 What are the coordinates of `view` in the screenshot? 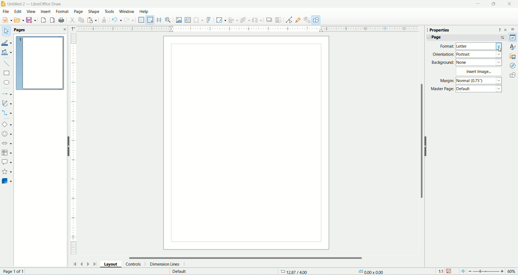 It's located at (31, 11).